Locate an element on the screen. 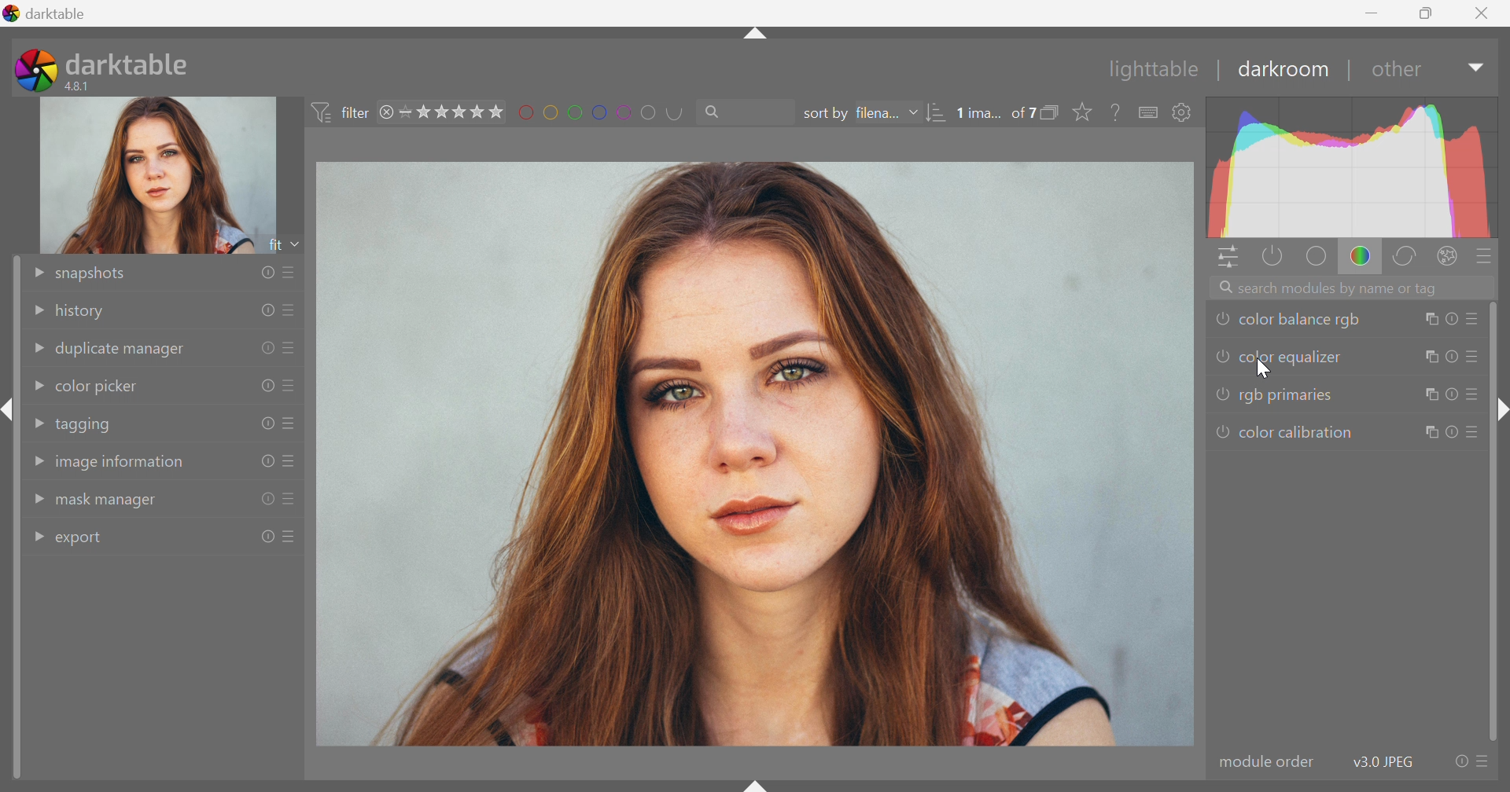 The image size is (1510, 792). Drop Down is located at coordinates (37, 500).